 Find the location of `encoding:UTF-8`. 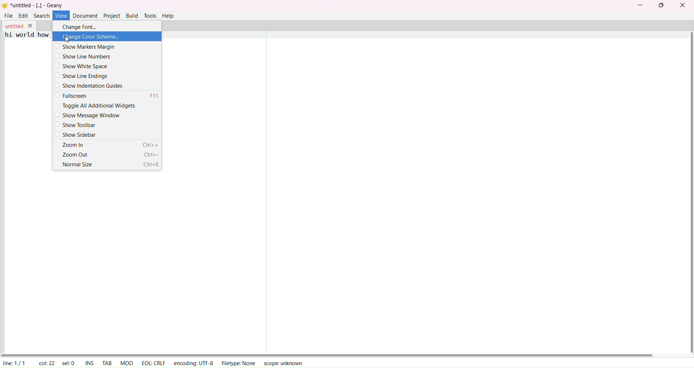

encoding:UTF-8 is located at coordinates (195, 362).